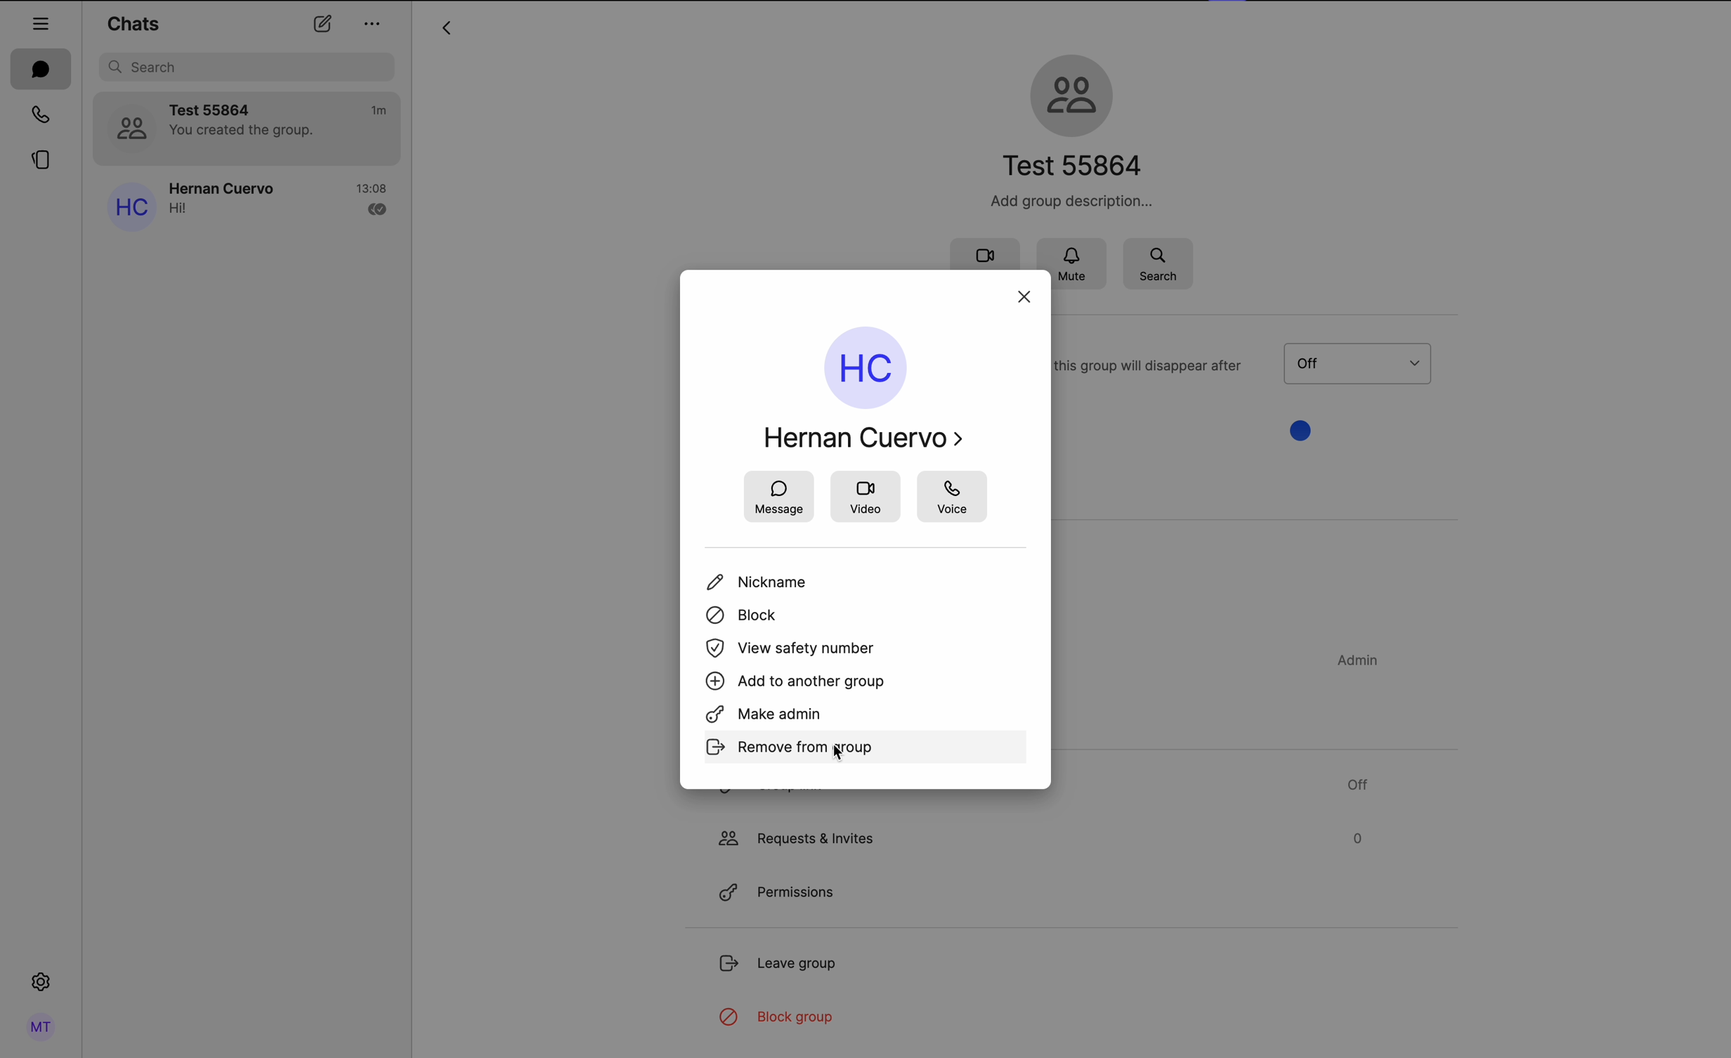 The width and height of the screenshot is (1731, 1058). Describe the element at coordinates (1038, 838) in the screenshot. I see `request & invites` at that location.